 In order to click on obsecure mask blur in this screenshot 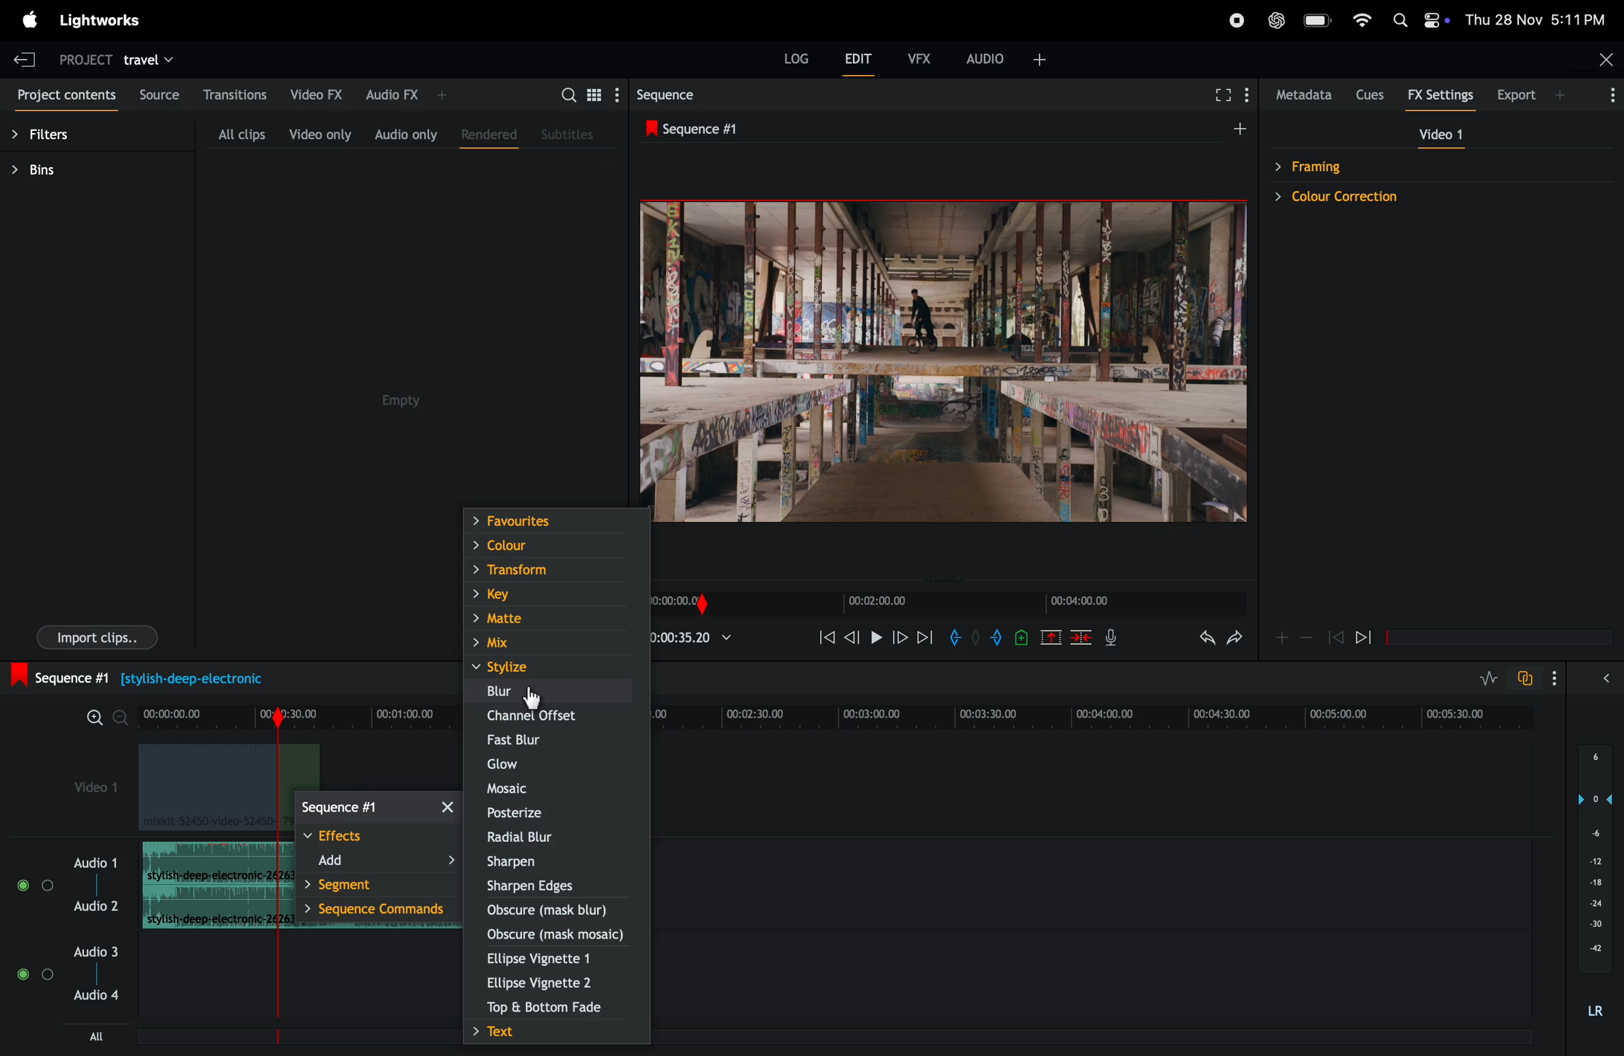, I will do `click(559, 911)`.